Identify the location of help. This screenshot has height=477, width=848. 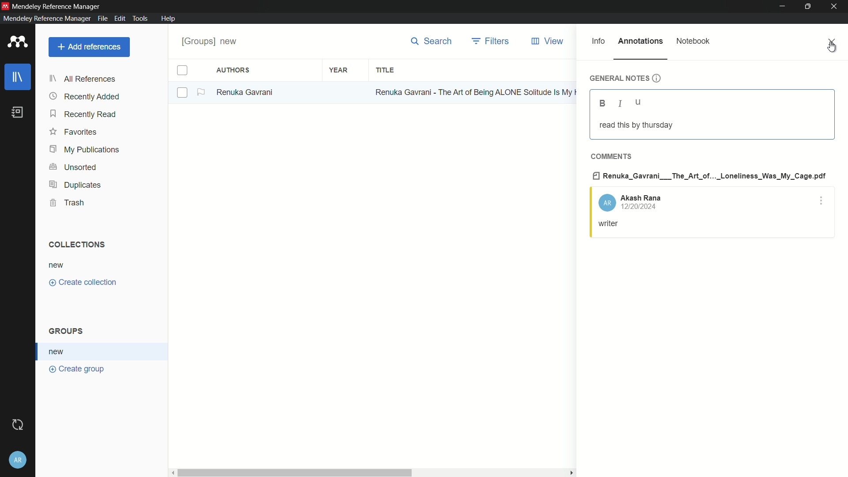
(169, 19).